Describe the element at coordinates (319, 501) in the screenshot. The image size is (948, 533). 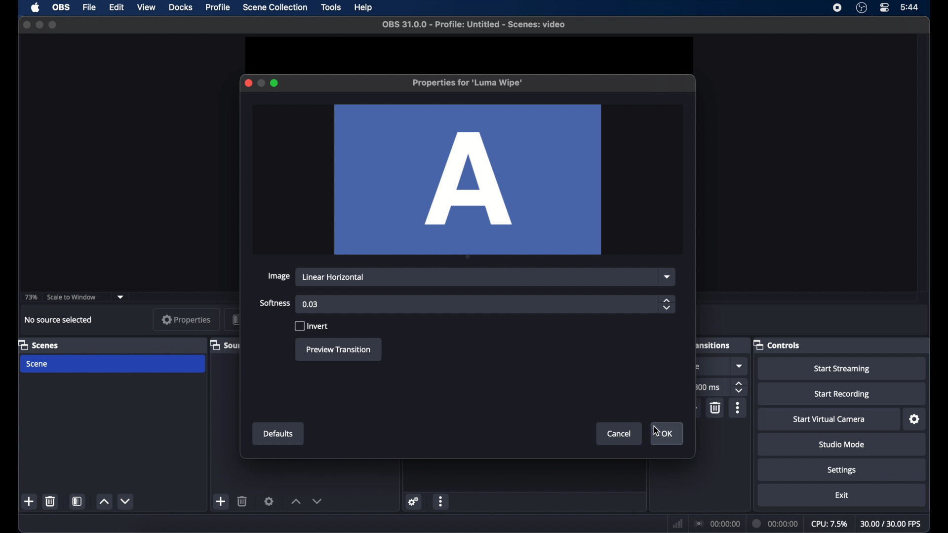
I see `decrement` at that location.